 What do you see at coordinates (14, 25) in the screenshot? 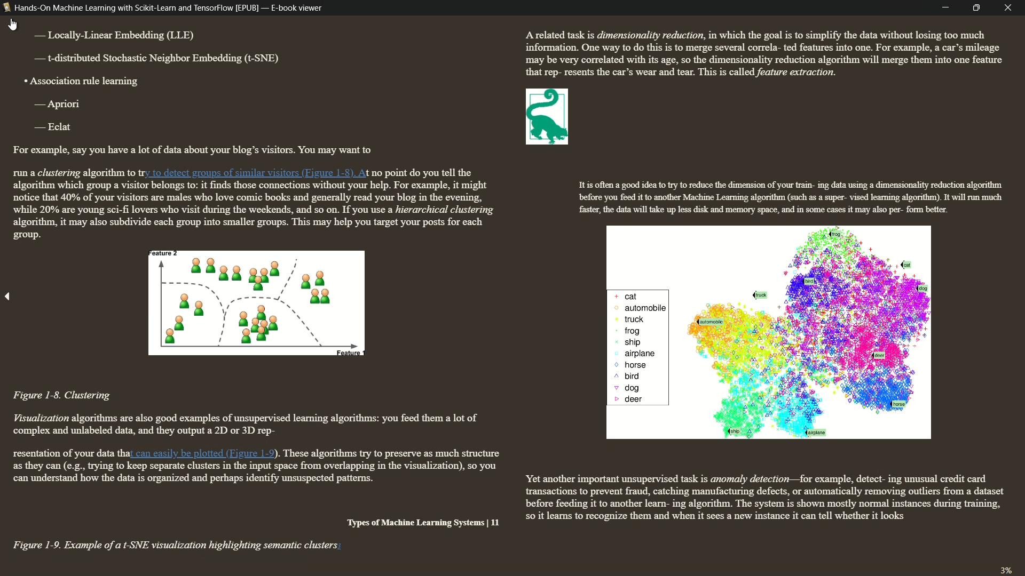
I see `cursor` at bounding box center [14, 25].